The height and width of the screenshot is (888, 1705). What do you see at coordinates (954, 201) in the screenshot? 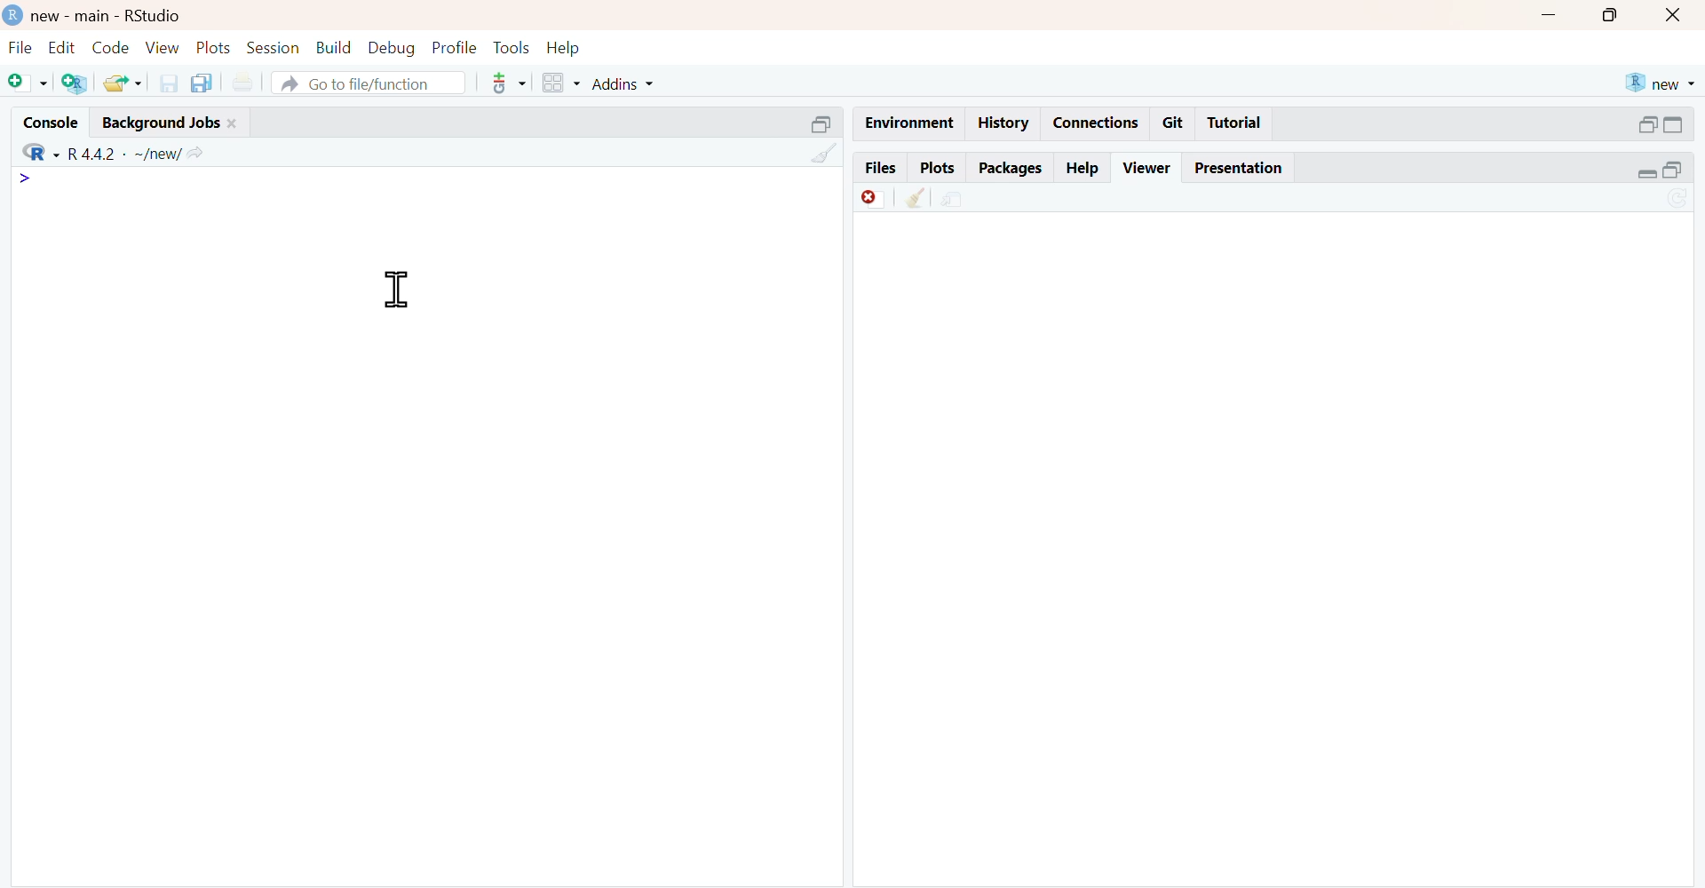
I see `share` at bounding box center [954, 201].